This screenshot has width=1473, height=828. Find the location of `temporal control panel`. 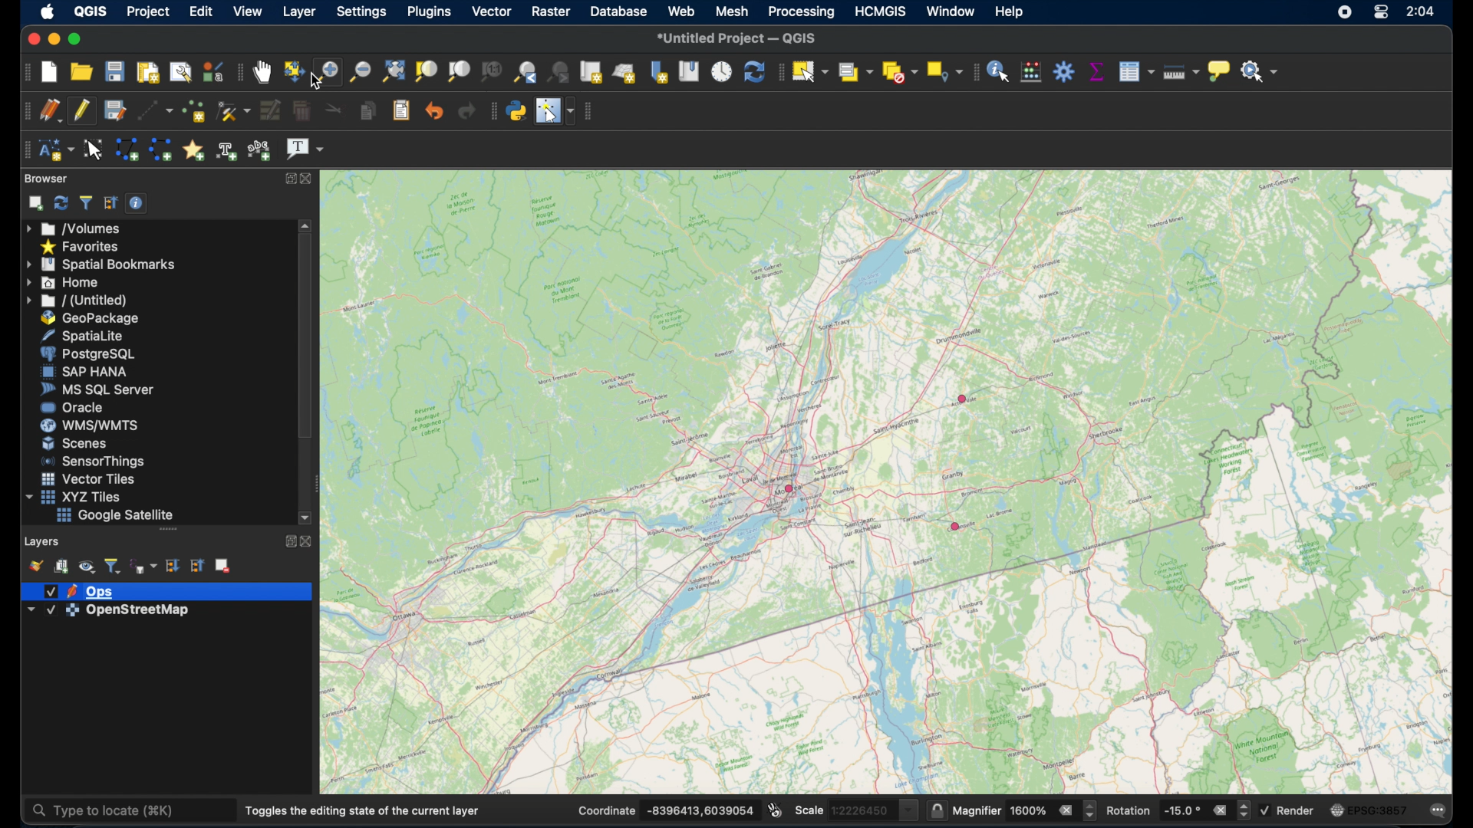

temporal control panel is located at coordinates (722, 72).